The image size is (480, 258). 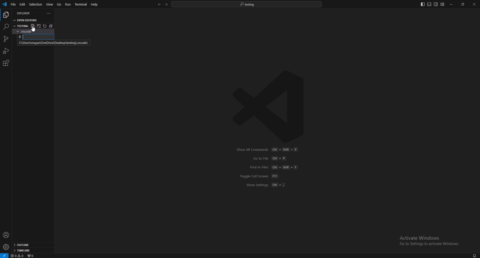 What do you see at coordinates (32, 26) in the screenshot?
I see `new file` at bounding box center [32, 26].